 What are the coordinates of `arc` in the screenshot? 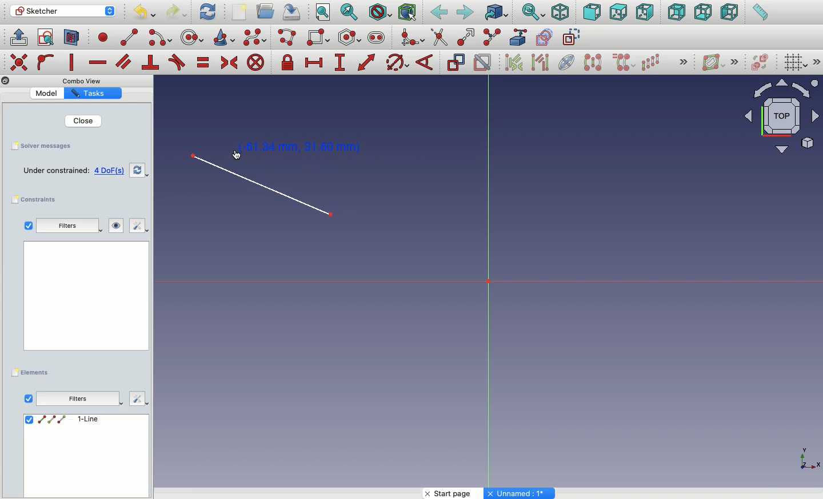 It's located at (161, 38).